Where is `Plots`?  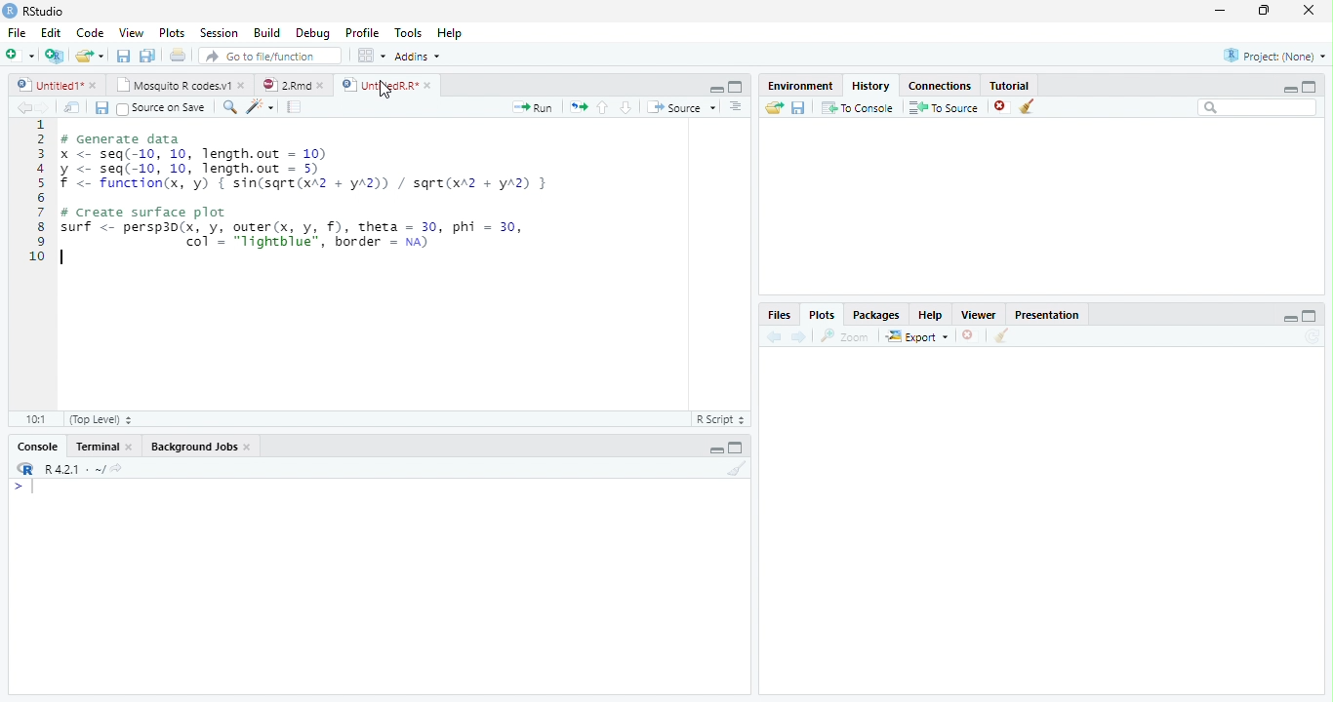
Plots is located at coordinates (823, 314).